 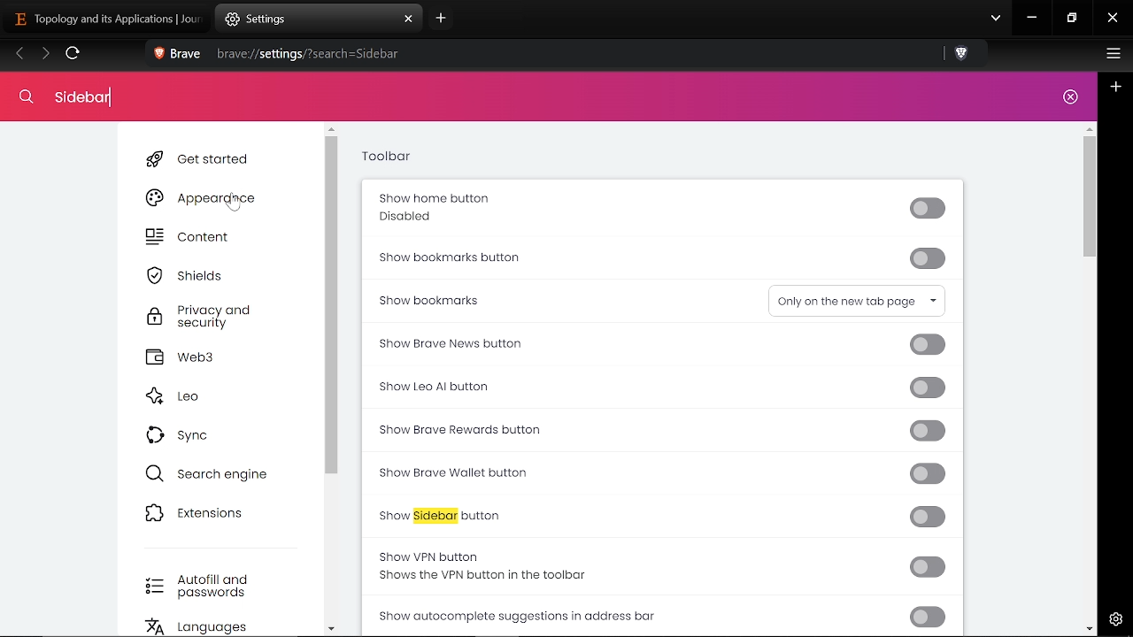 I want to click on Search engine, so click(x=209, y=473).